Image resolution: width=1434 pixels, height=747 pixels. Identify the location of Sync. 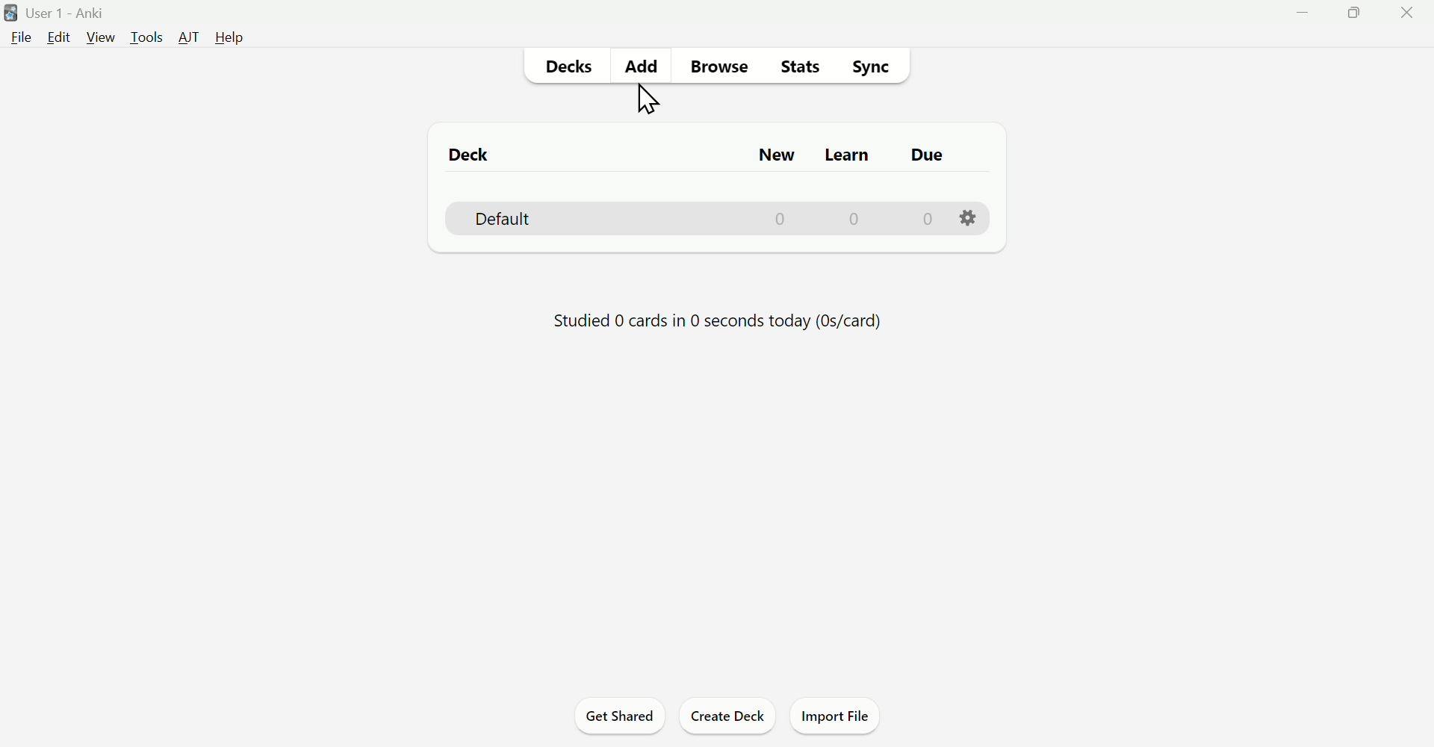
(872, 66).